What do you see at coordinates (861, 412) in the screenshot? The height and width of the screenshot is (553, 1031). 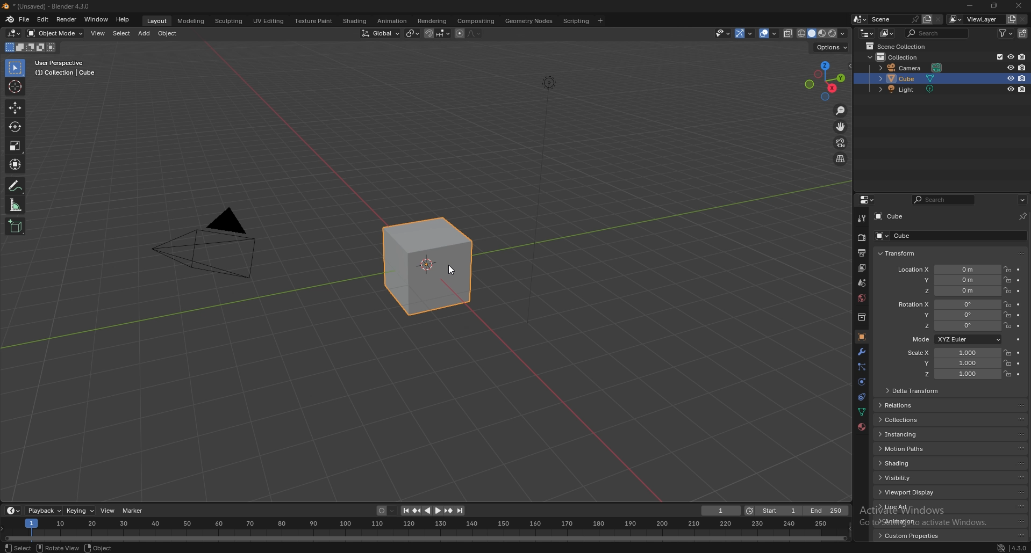 I see `data` at bounding box center [861, 412].